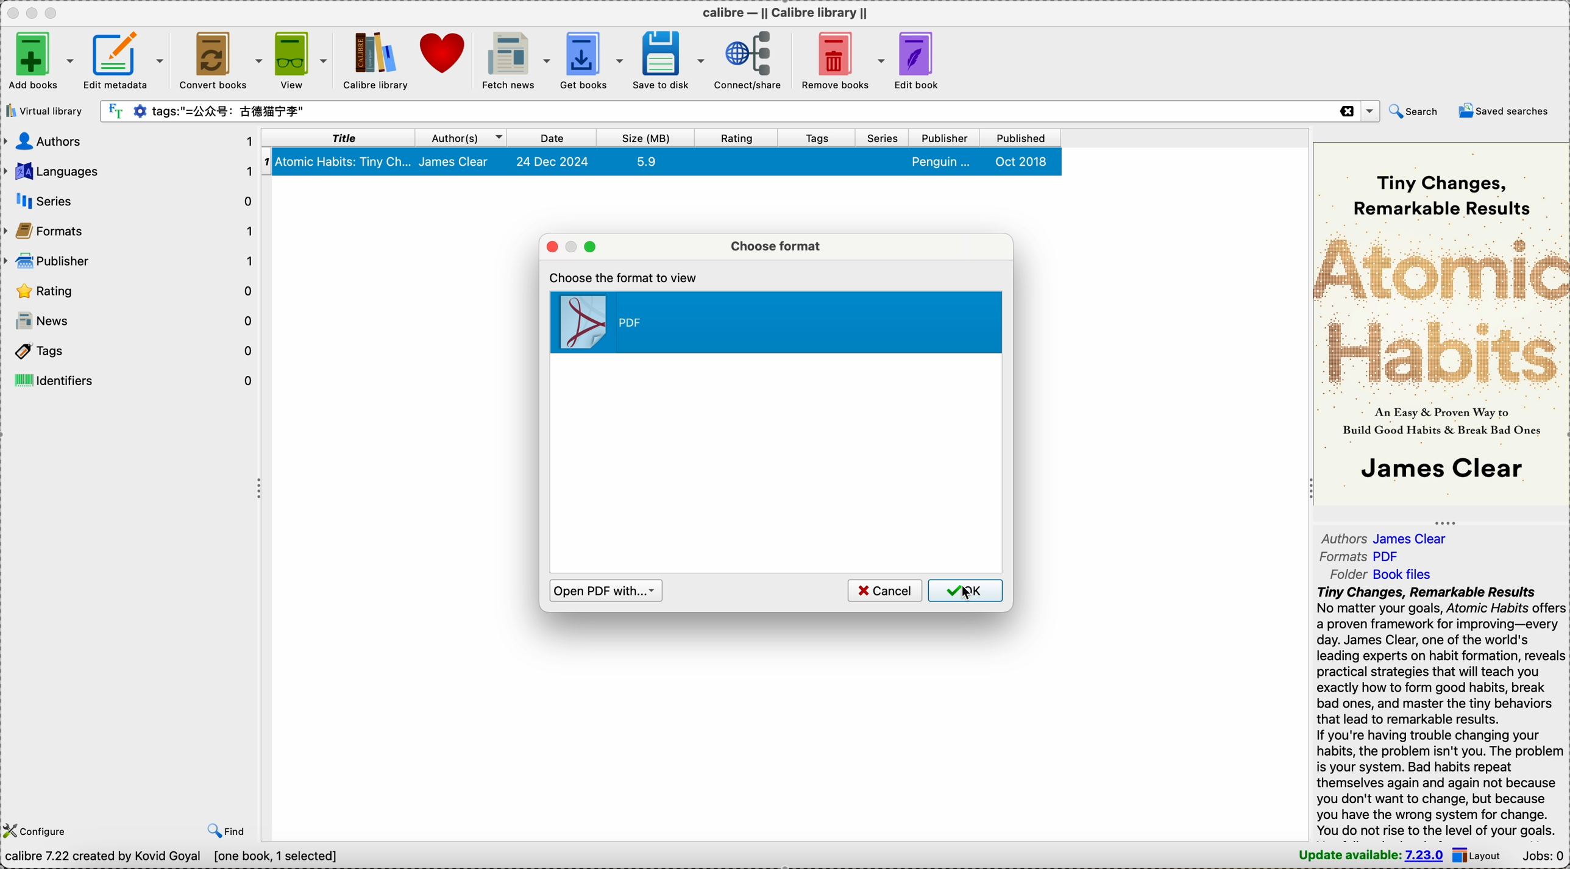  What do you see at coordinates (1384, 574) in the screenshot?
I see `folder` at bounding box center [1384, 574].